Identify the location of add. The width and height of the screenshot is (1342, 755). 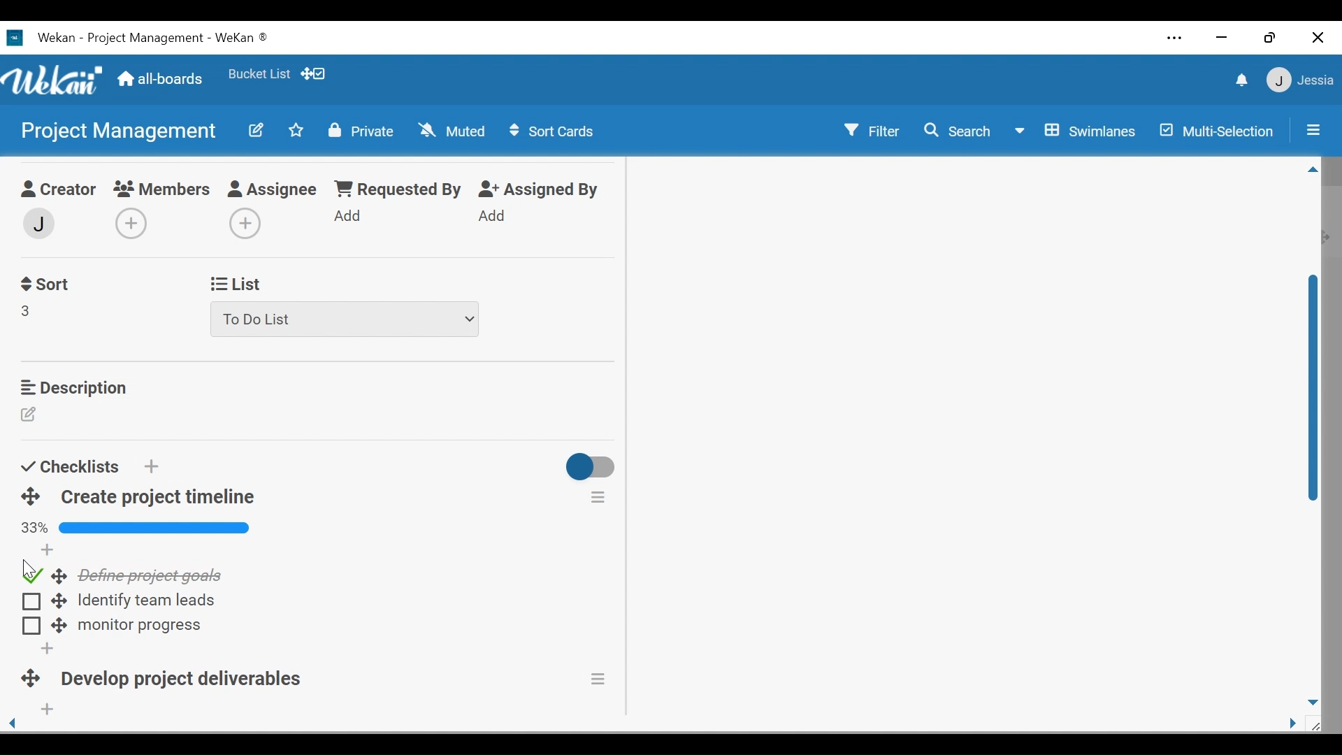
(30, 626).